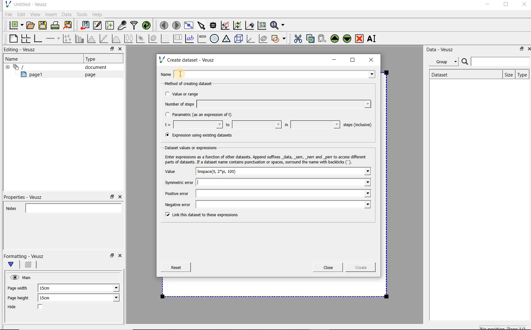 Image resolution: width=531 pixels, height=330 pixels. What do you see at coordinates (122, 26) in the screenshot?
I see `capture remote data` at bounding box center [122, 26].